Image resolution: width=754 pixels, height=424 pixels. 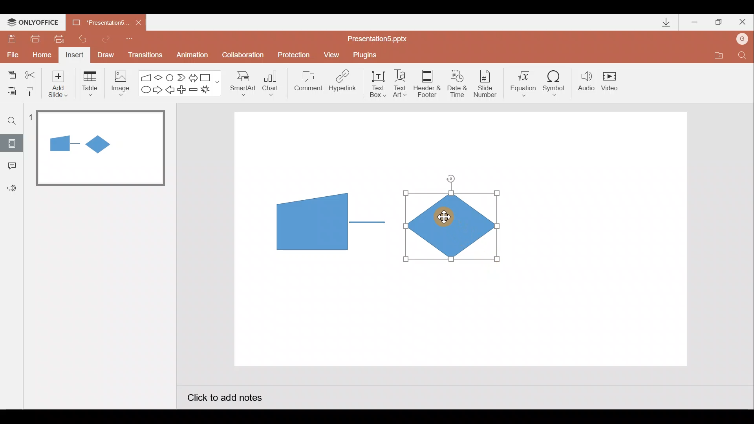 What do you see at coordinates (719, 22) in the screenshot?
I see `Maximize` at bounding box center [719, 22].